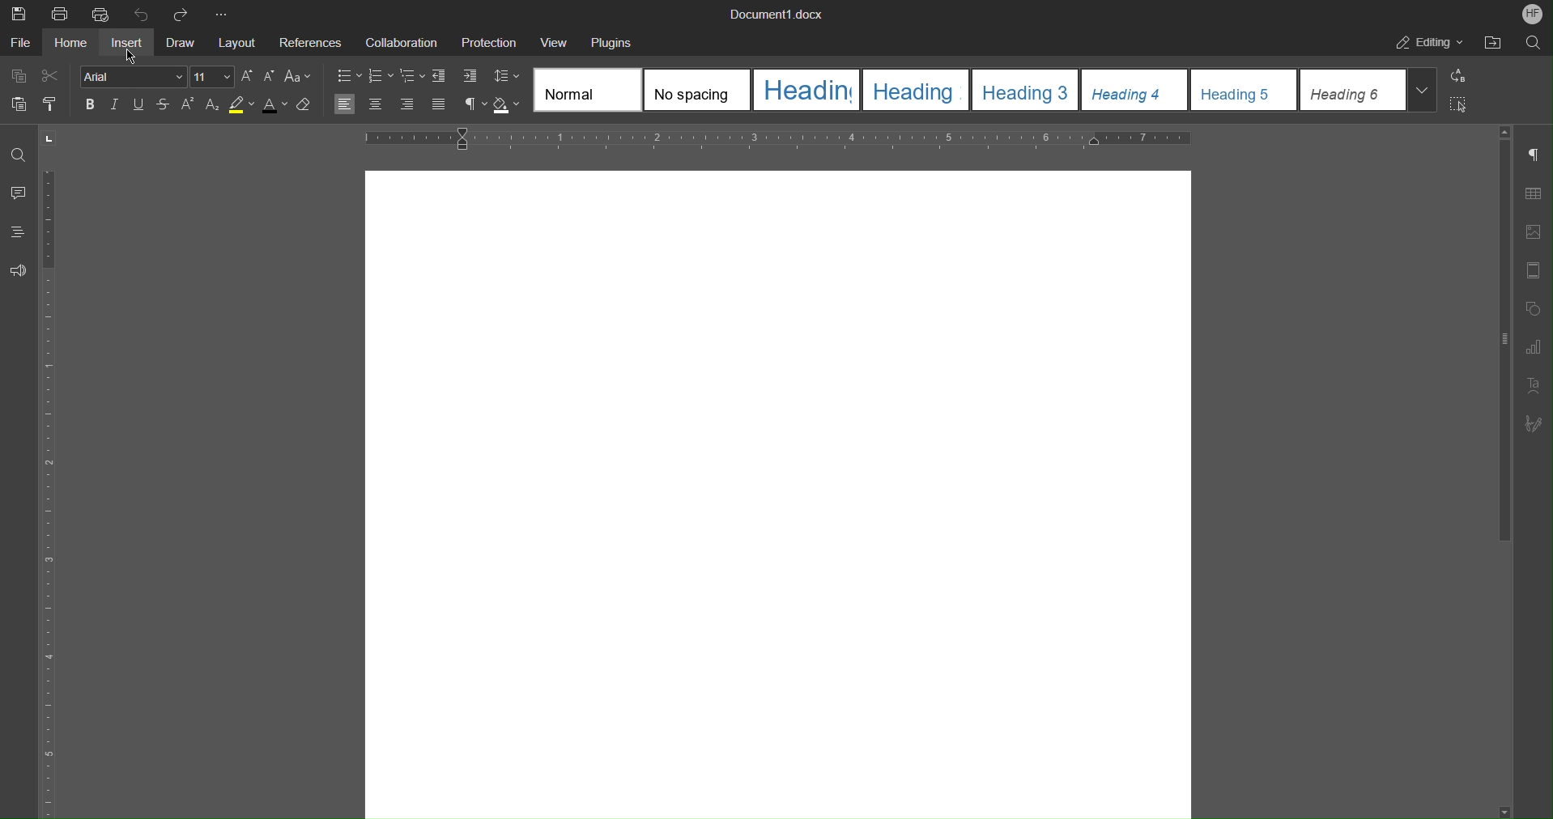  What do you see at coordinates (400, 42) in the screenshot?
I see `Collaboration` at bounding box center [400, 42].